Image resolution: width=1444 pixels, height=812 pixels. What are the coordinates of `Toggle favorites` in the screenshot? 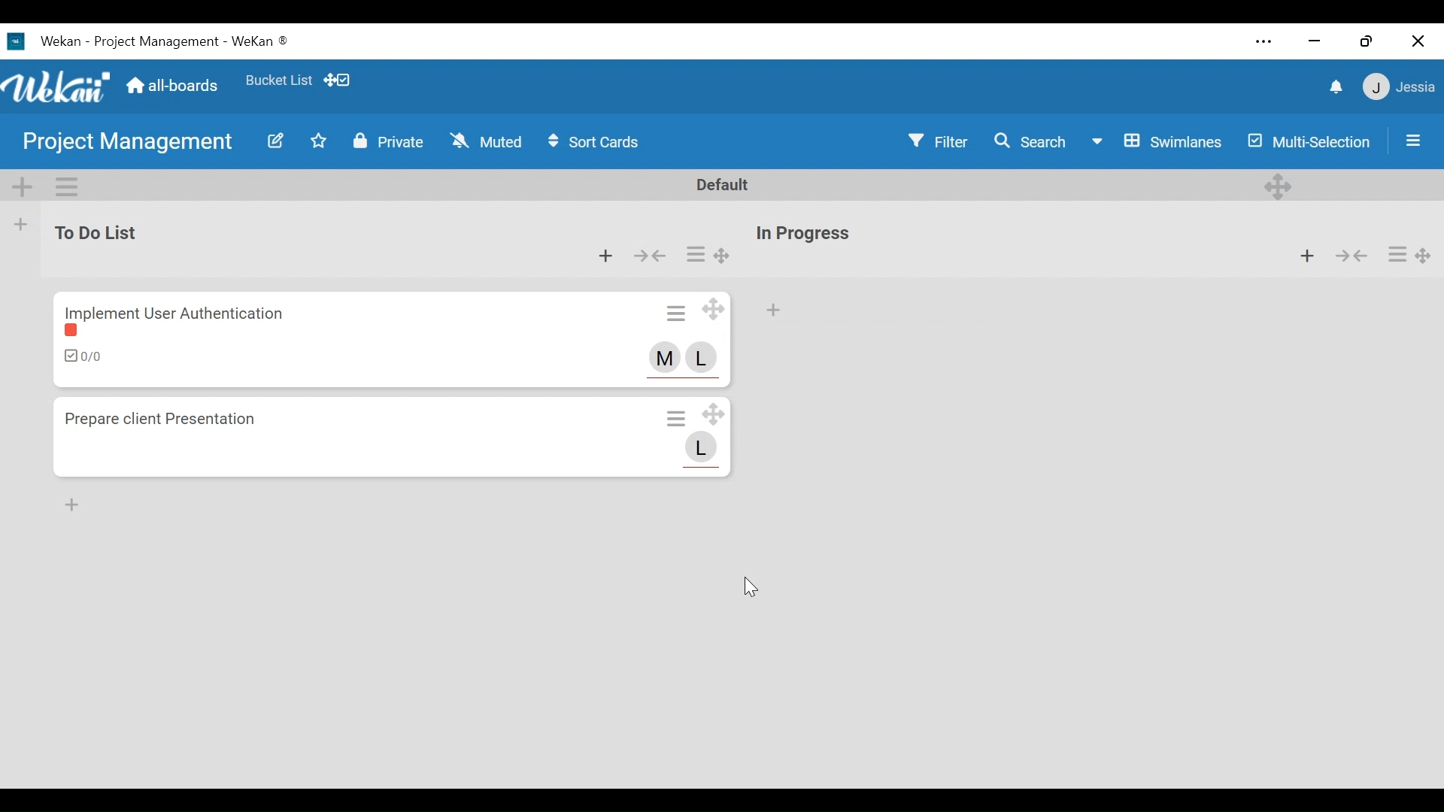 It's located at (320, 140).